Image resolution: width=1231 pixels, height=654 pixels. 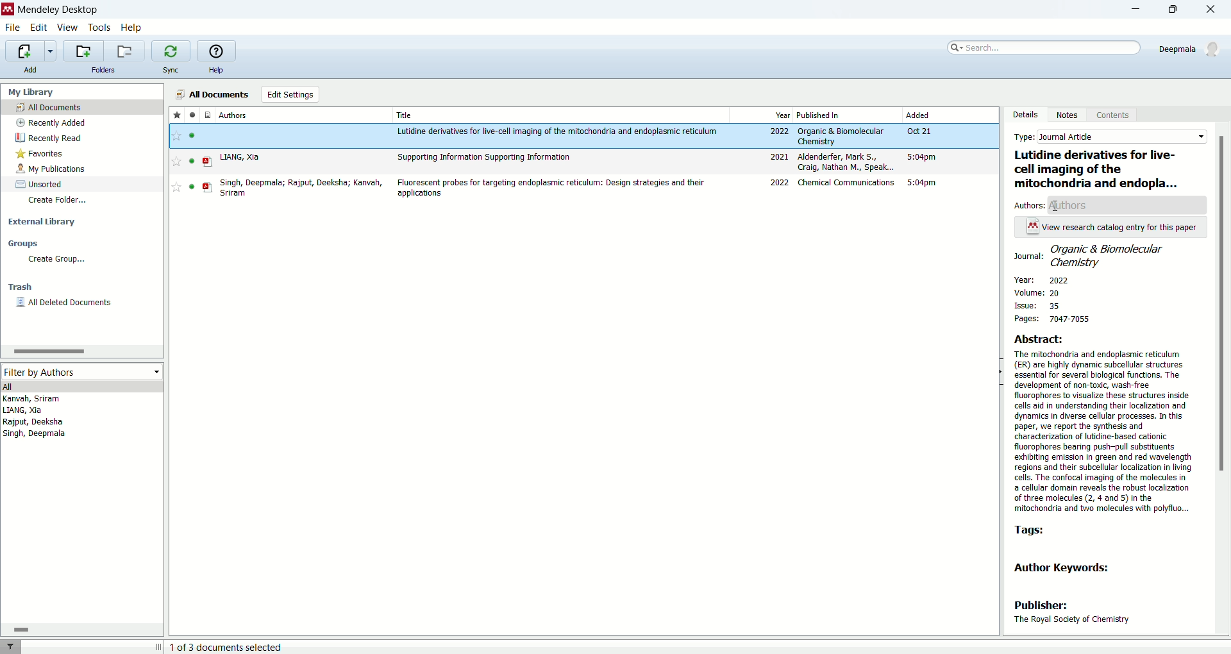 I want to click on author keywords, so click(x=1071, y=570).